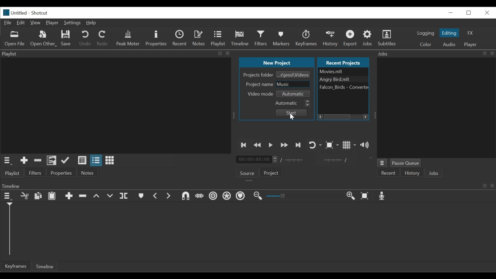 This screenshot has width=496, height=279. Describe the element at coordinates (449, 44) in the screenshot. I see `Audio` at that location.